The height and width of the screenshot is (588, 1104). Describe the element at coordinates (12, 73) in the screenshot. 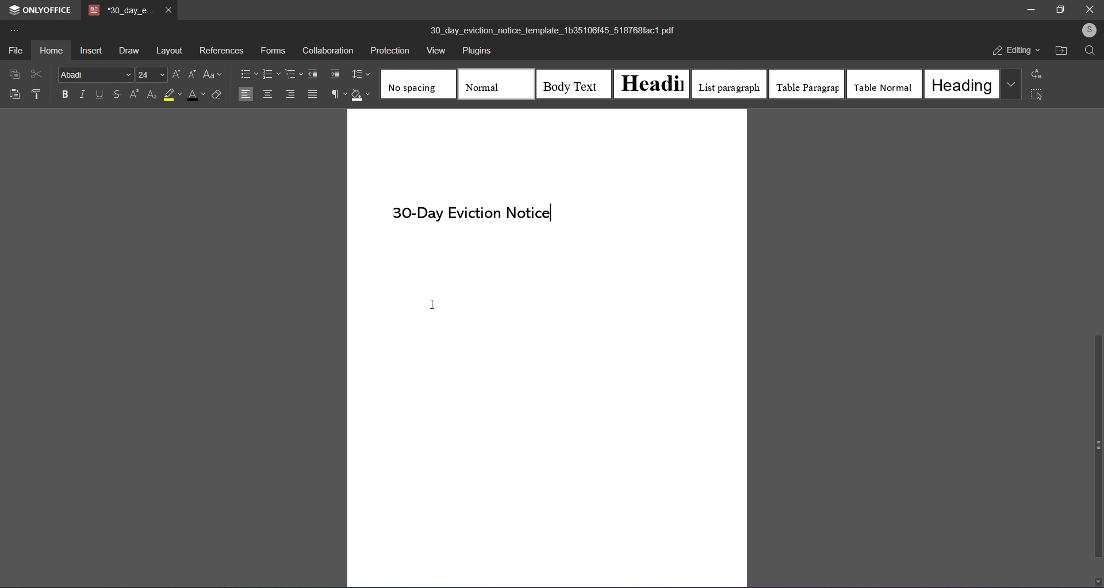

I see `copy` at that location.